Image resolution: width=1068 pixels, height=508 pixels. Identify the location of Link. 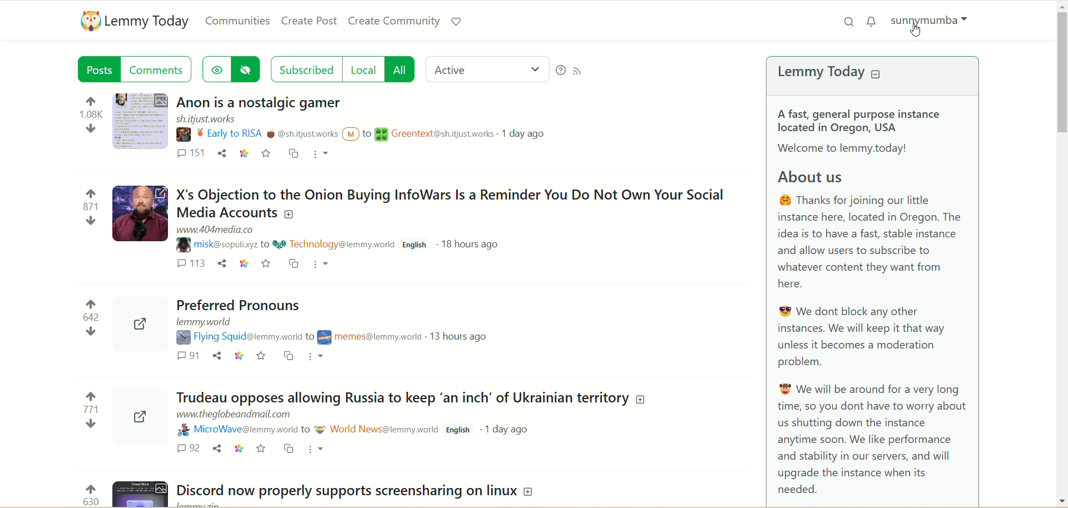
(239, 448).